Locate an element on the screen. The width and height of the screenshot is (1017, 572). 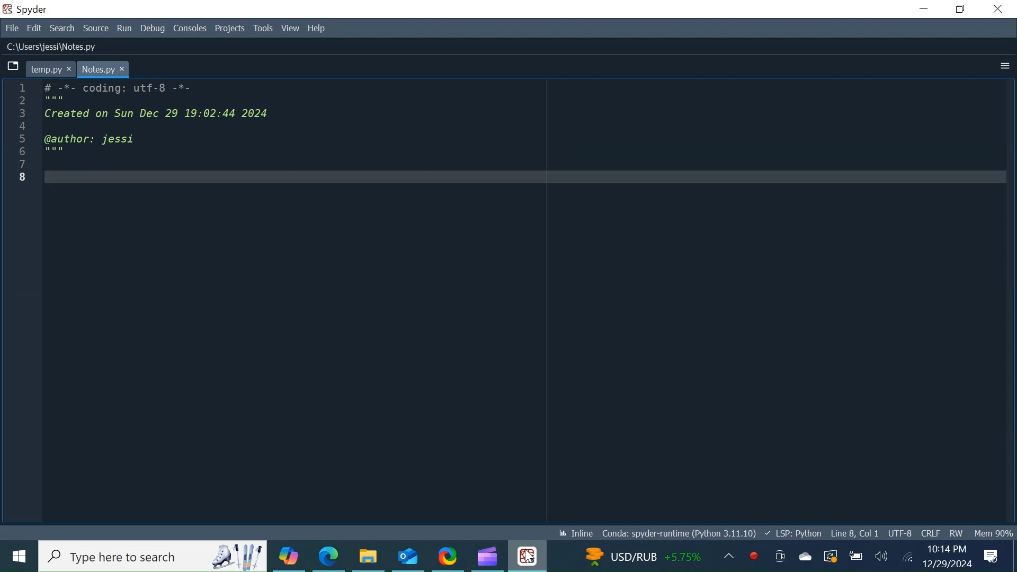
Copilot is located at coordinates (290, 556).